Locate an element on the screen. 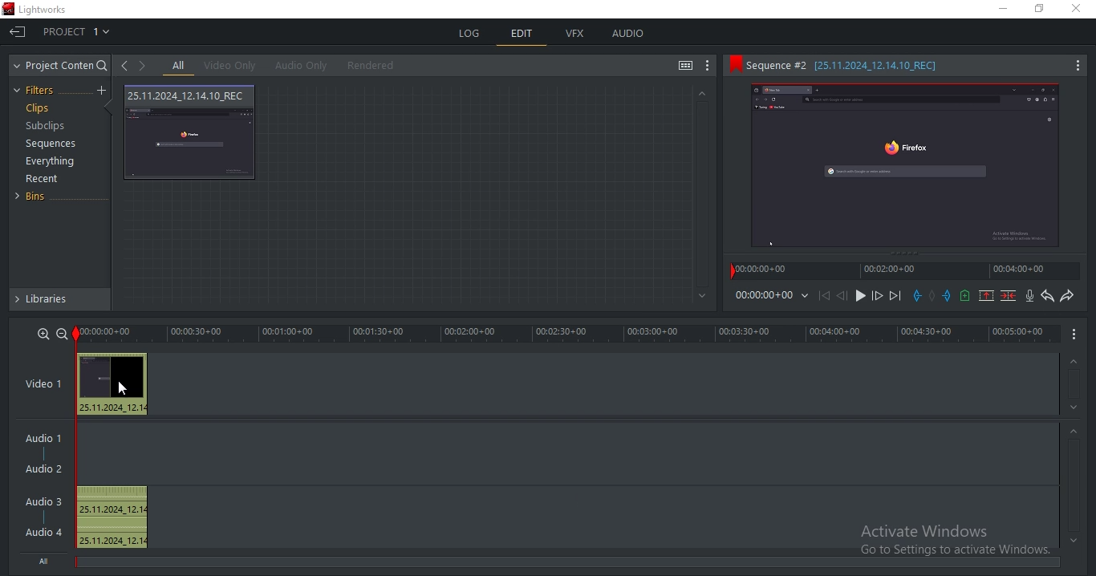 Image resolution: width=1096 pixels, height=576 pixels. audio is located at coordinates (112, 517).